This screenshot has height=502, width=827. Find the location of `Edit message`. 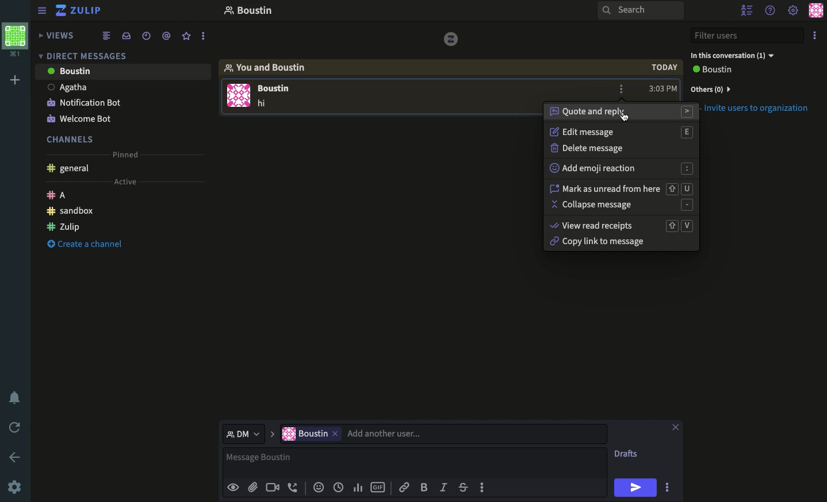

Edit message is located at coordinates (622, 133).